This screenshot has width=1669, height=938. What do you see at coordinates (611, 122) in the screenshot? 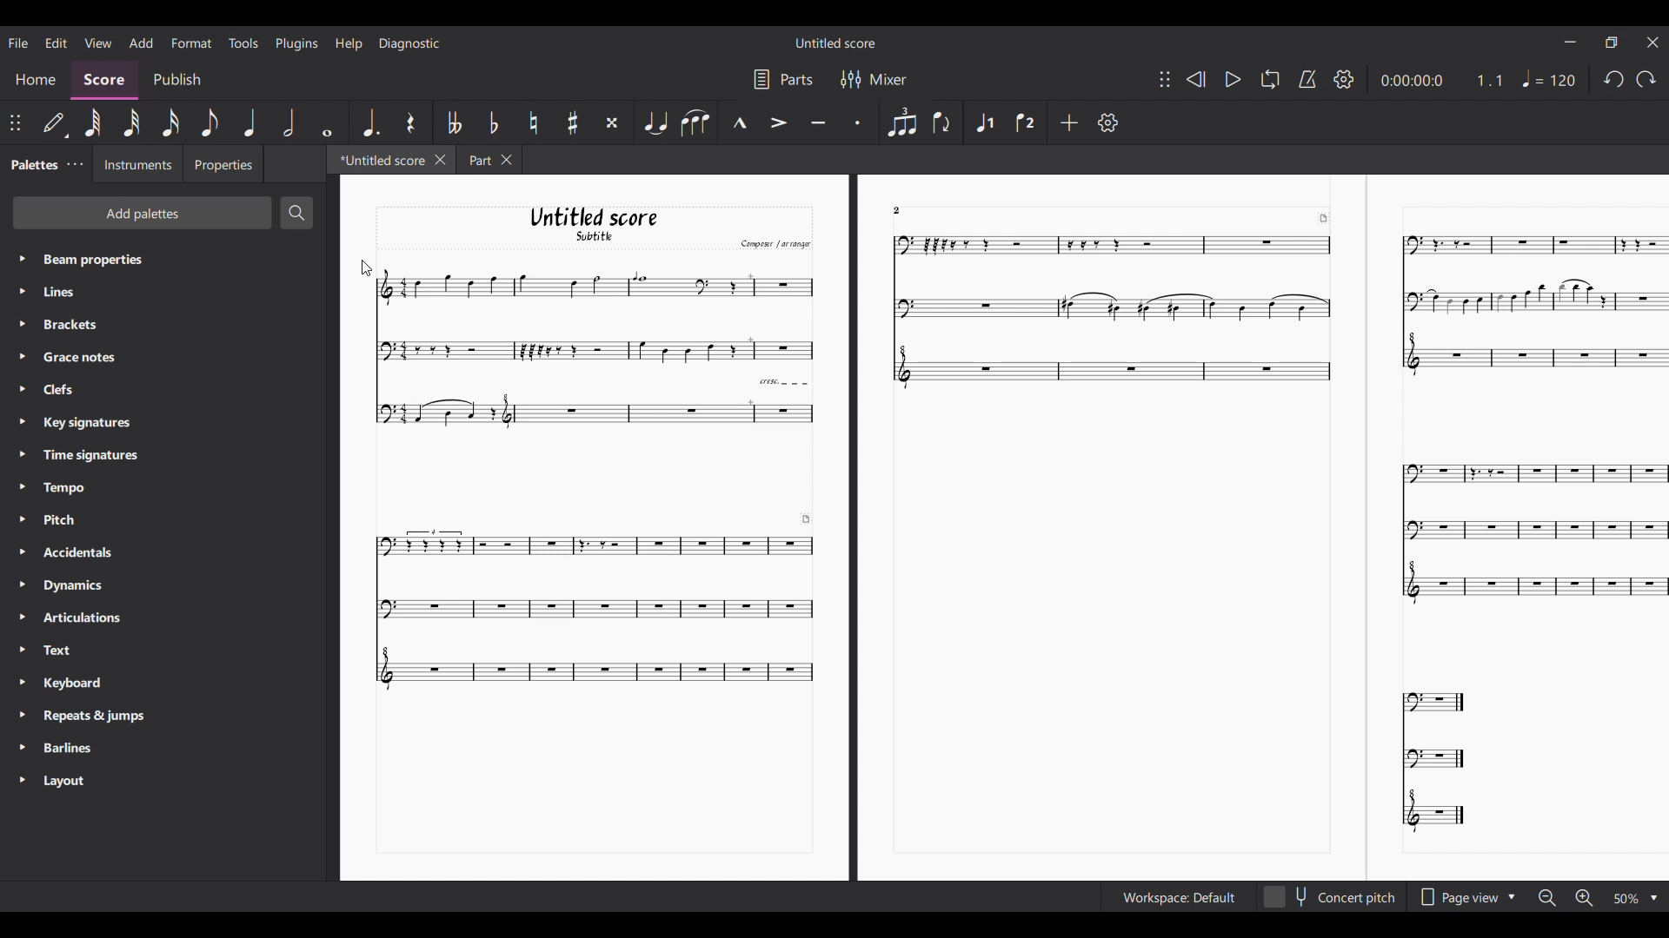
I see `Toggle double sharp` at bounding box center [611, 122].